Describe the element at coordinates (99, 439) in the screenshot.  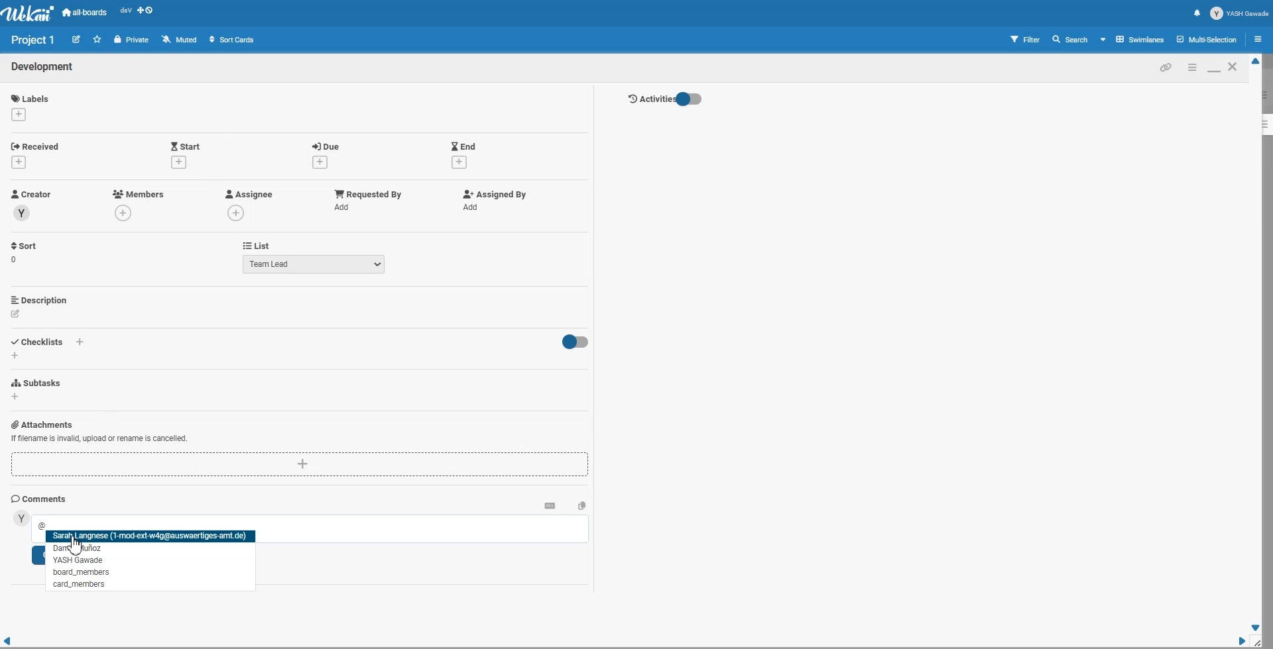
I see `Add Attachments` at that location.